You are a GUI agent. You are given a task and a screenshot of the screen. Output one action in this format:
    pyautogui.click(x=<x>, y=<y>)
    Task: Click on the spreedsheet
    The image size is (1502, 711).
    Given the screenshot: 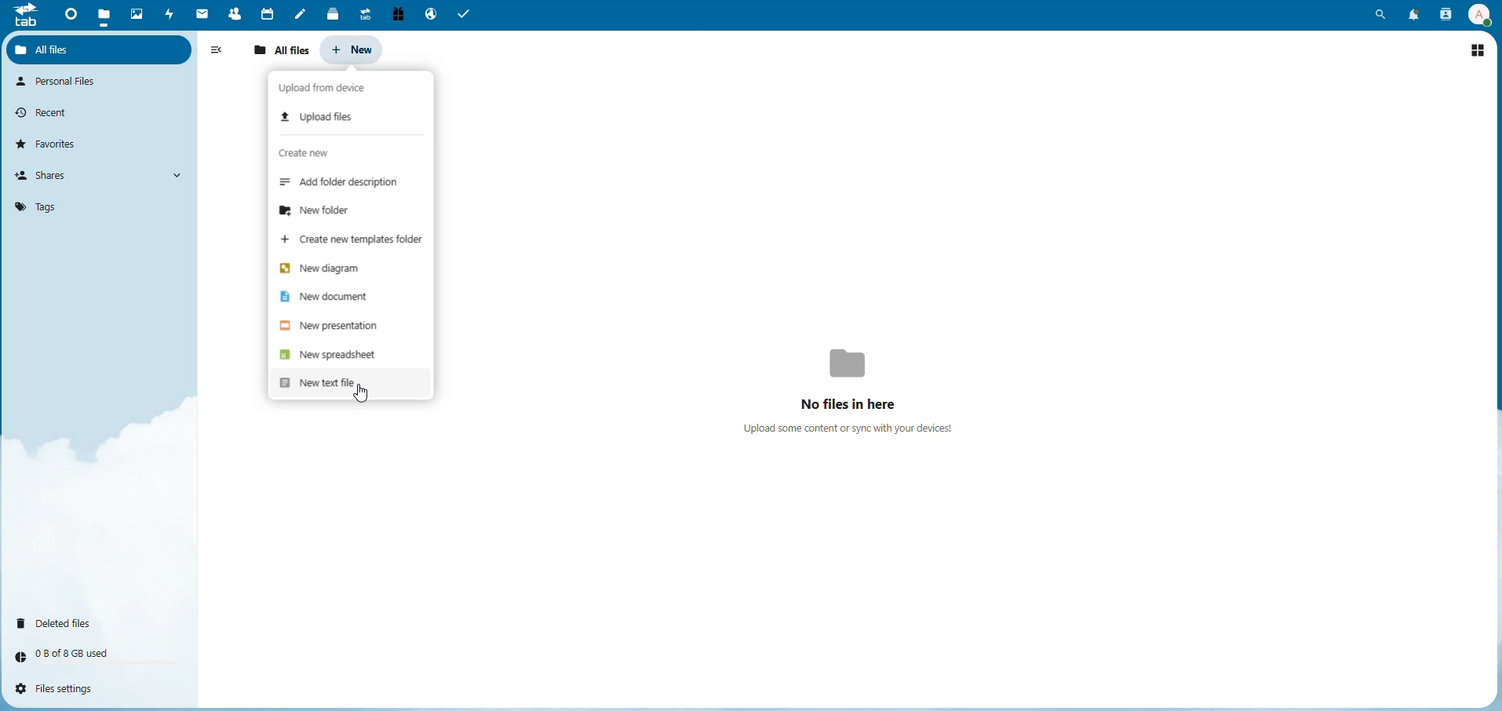 What is the action you would take?
    pyautogui.click(x=329, y=355)
    